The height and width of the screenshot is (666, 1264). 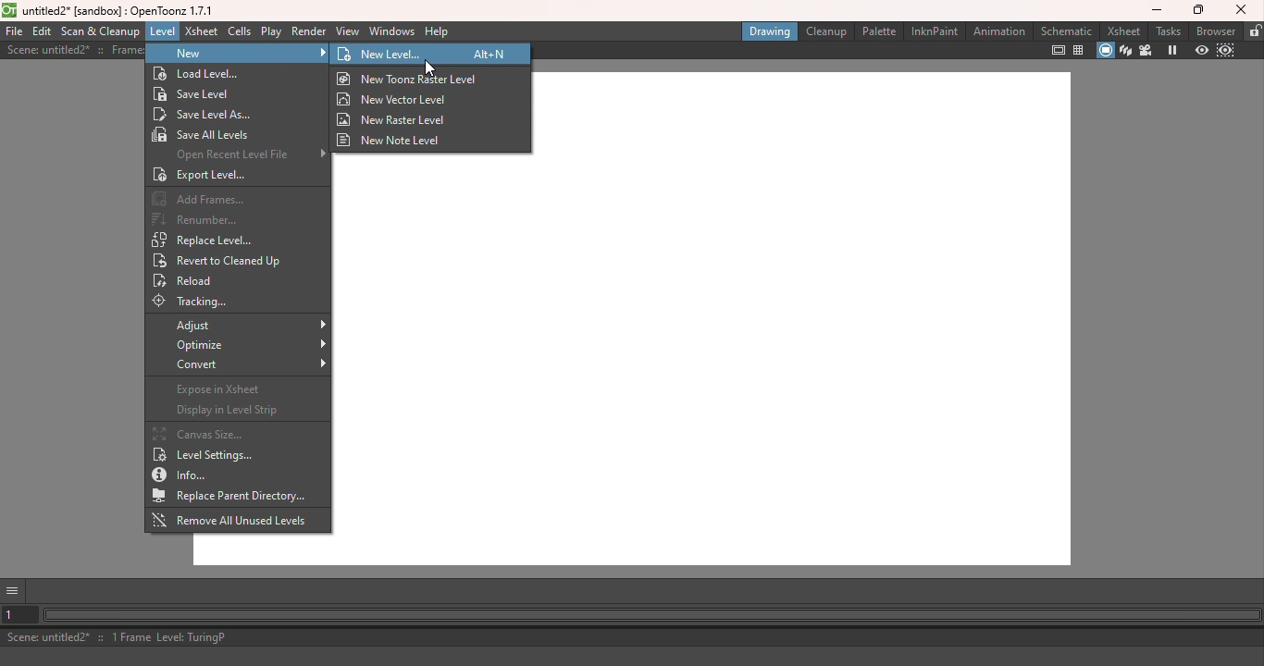 I want to click on File name, so click(x=107, y=10).